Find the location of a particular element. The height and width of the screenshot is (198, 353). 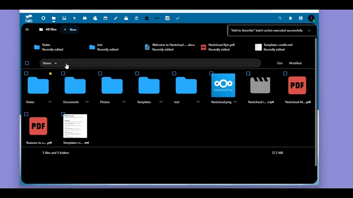

Tab is located at coordinates (30, 18).